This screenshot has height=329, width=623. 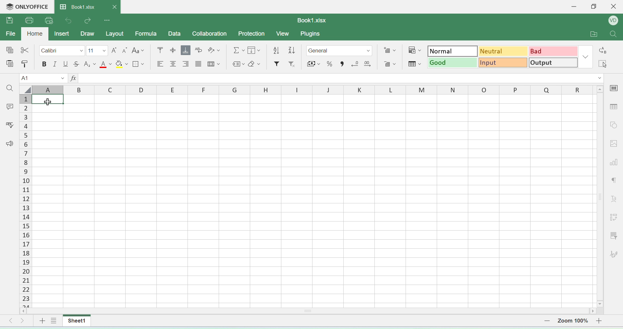 What do you see at coordinates (27, 201) in the screenshot?
I see `columns number` at bounding box center [27, 201].